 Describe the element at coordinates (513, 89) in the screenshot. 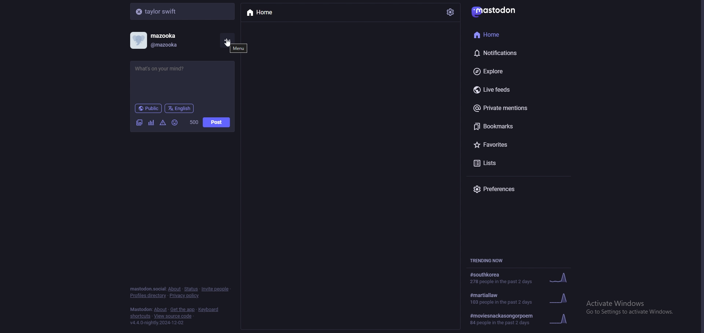

I see `live feeds` at that location.